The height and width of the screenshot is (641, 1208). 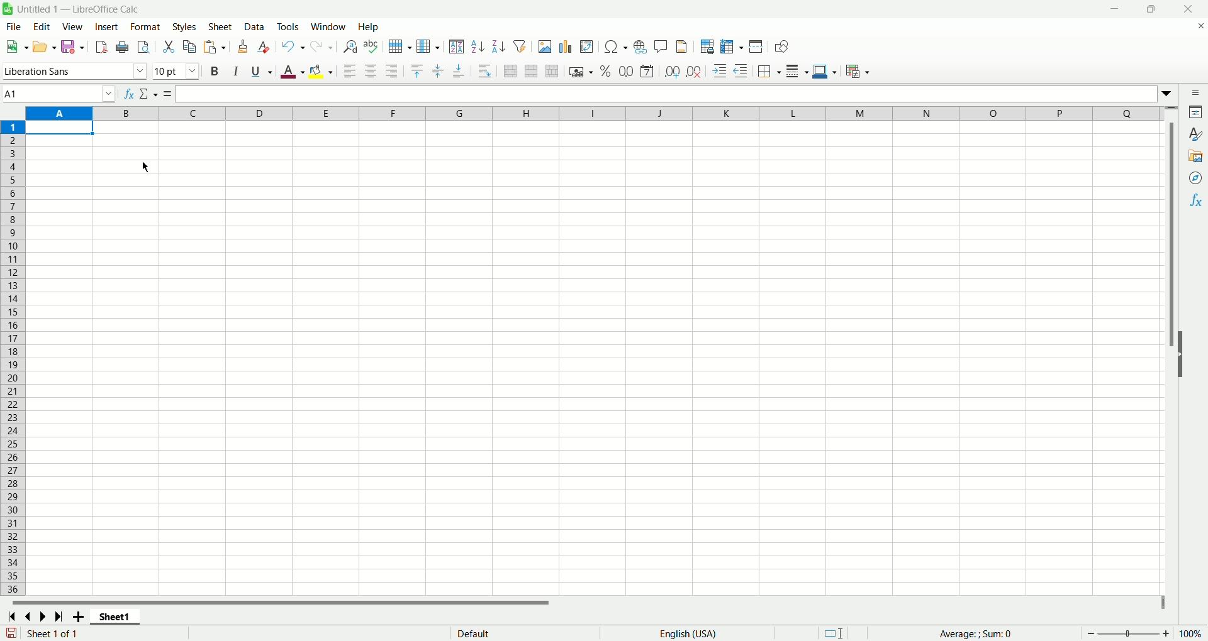 I want to click on help, so click(x=369, y=27).